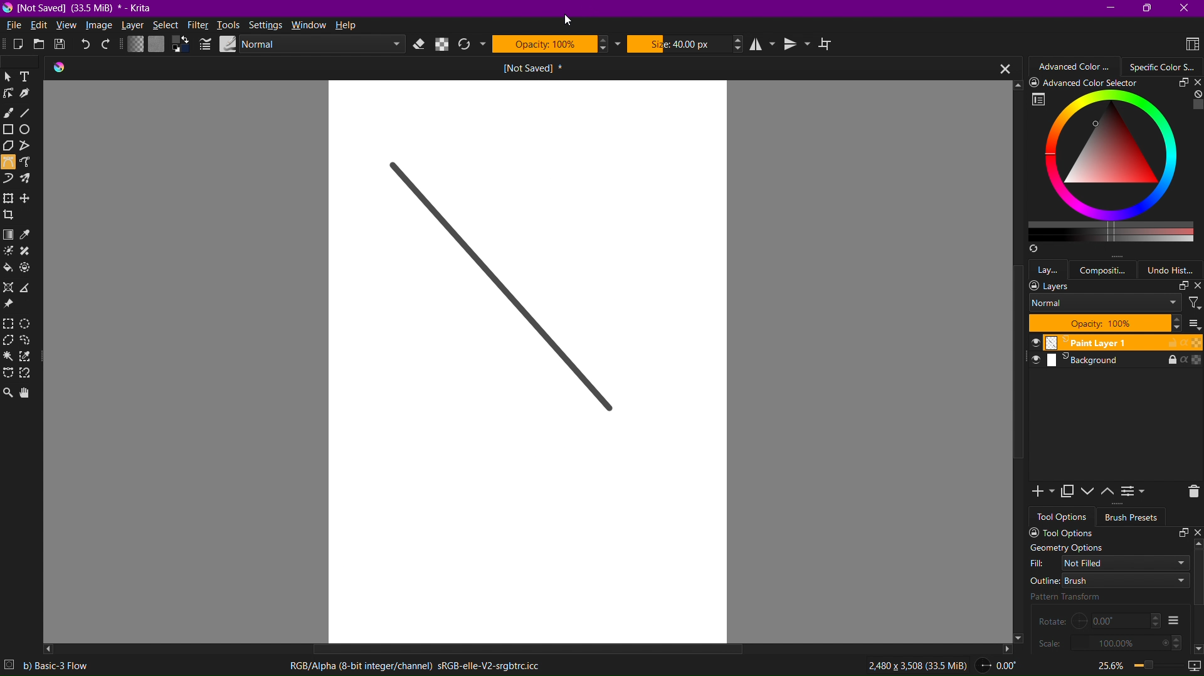 This screenshot has height=676, width=1204. What do you see at coordinates (100, 26) in the screenshot?
I see `Image` at bounding box center [100, 26].